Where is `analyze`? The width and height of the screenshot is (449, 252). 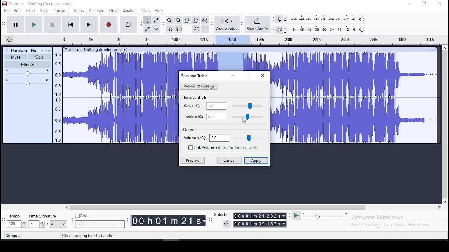
analyze is located at coordinates (130, 11).